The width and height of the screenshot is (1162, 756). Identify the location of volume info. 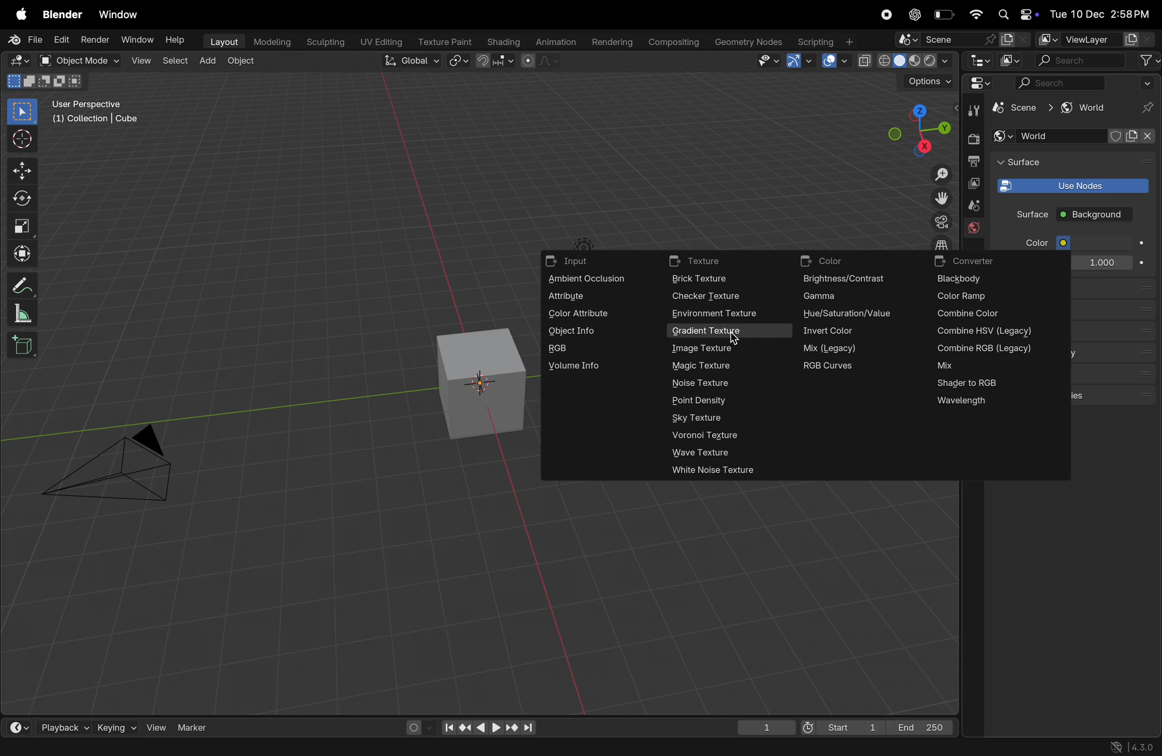
(584, 367).